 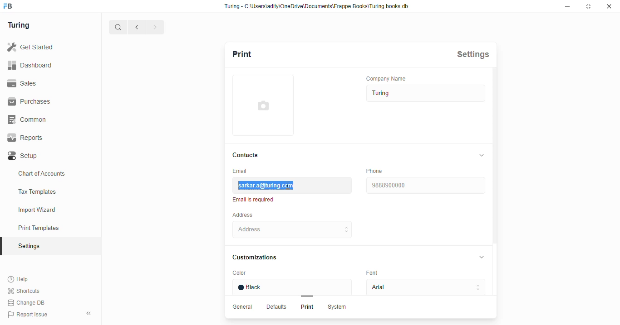 I want to click on close, so click(x=610, y=7).